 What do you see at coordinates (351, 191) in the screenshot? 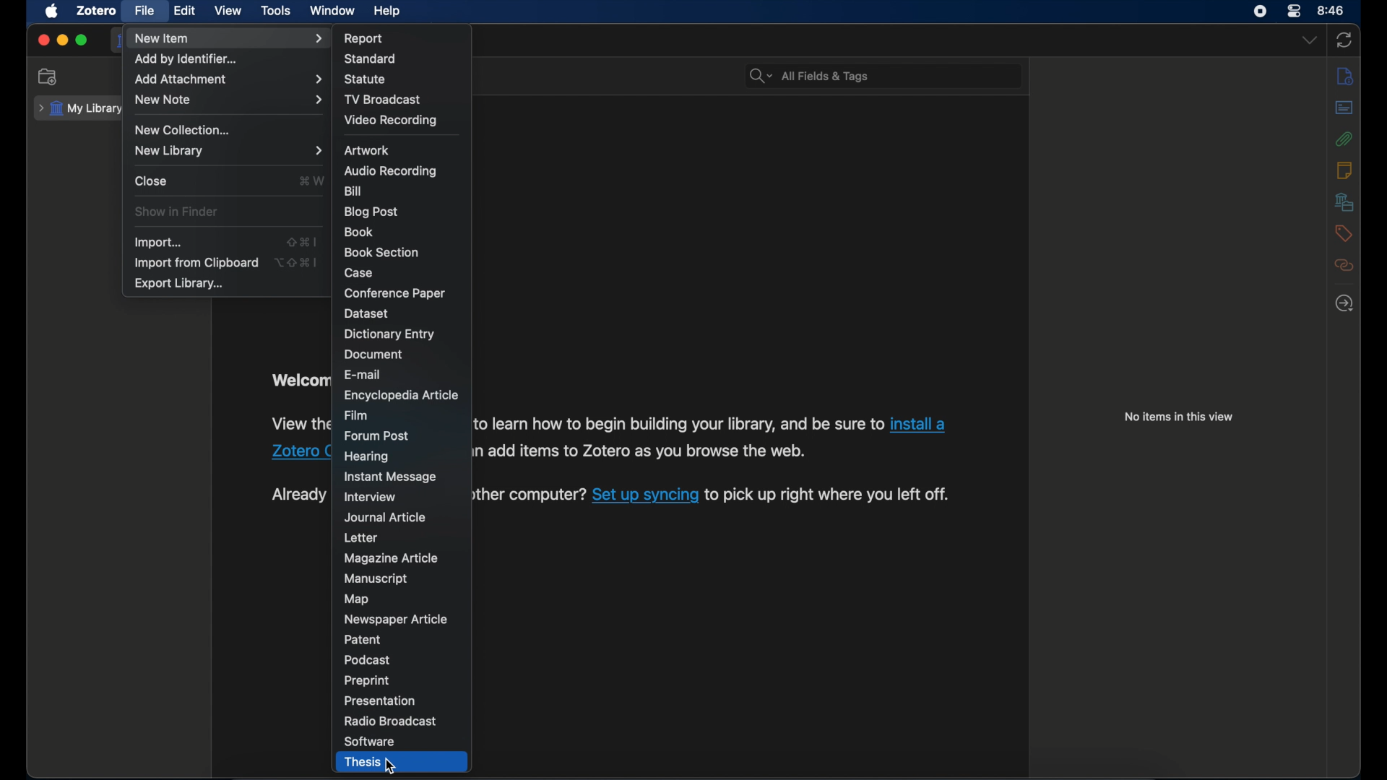
I see `bill` at bounding box center [351, 191].